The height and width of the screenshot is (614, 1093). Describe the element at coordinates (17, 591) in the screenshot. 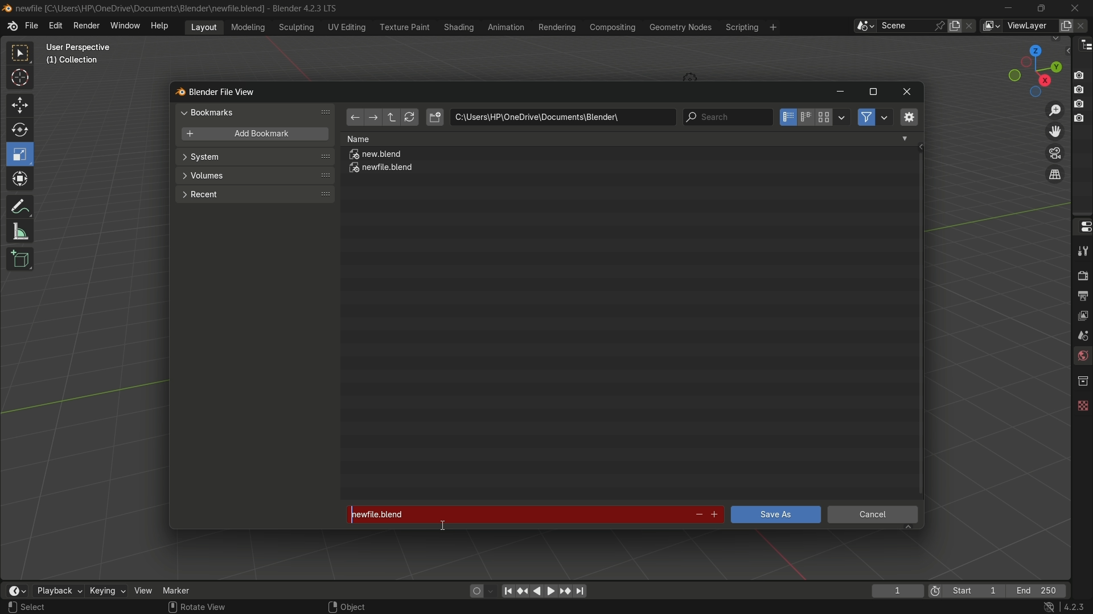

I see `timeline` at that location.